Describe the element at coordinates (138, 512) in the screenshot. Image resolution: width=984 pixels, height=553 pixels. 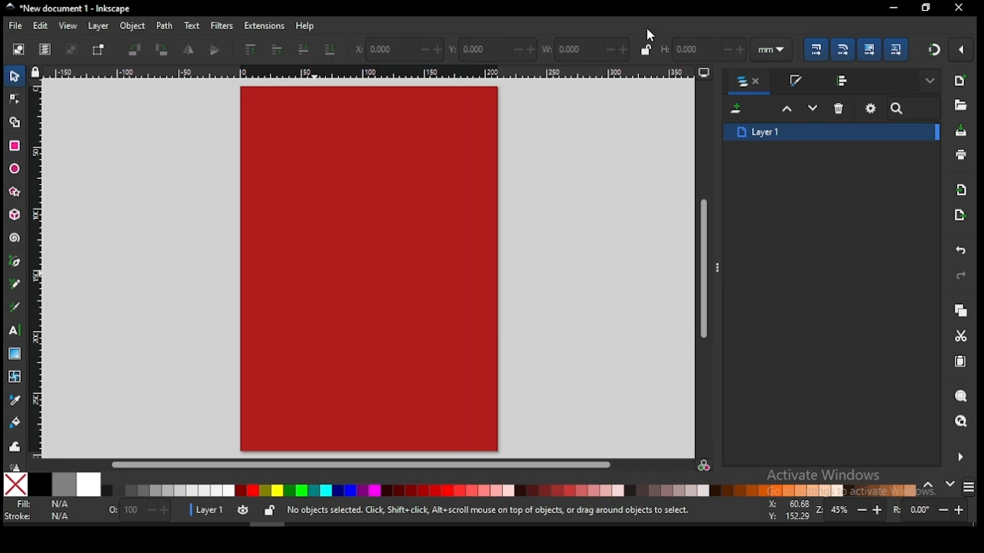
I see `opacity` at that location.